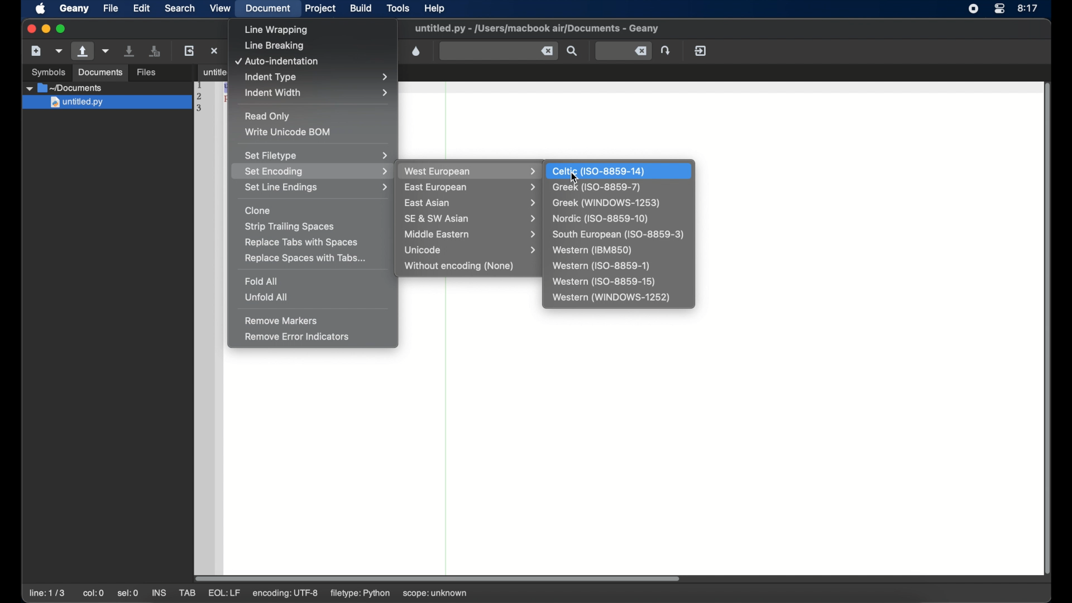  I want to click on remove error indicators, so click(298, 337).